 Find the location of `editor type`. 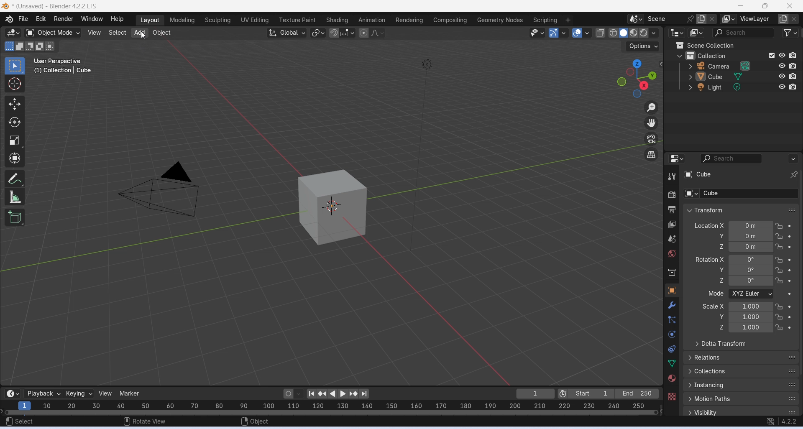

editor type is located at coordinates (677, 158).